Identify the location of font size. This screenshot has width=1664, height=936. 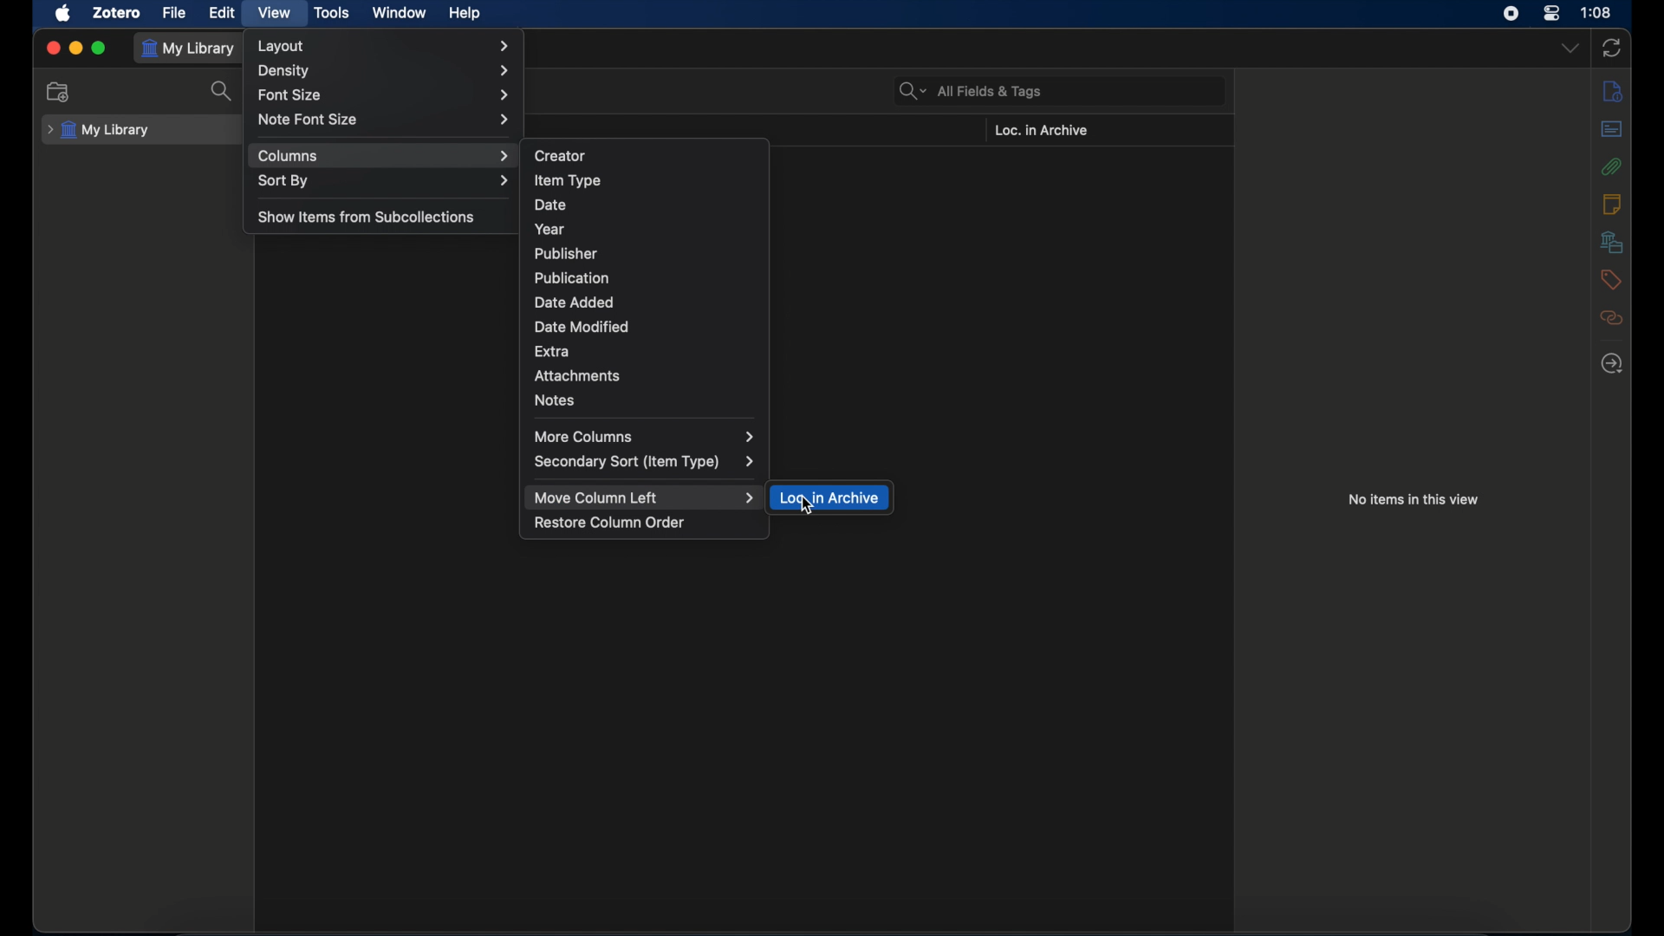
(385, 96).